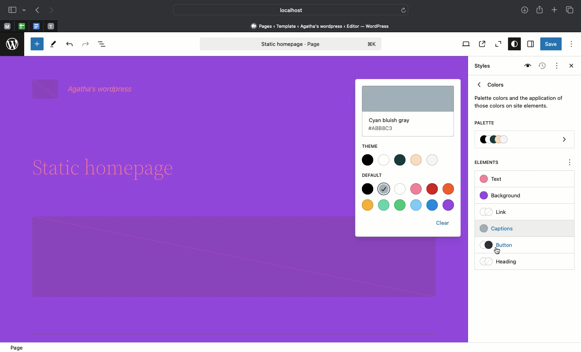  I want to click on View, so click(464, 44).